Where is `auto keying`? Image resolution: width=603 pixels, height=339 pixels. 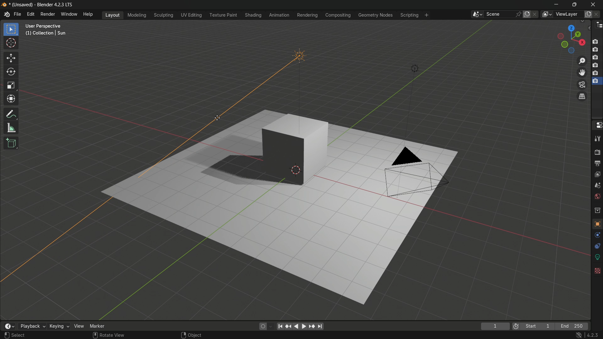 auto keying is located at coordinates (262, 327).